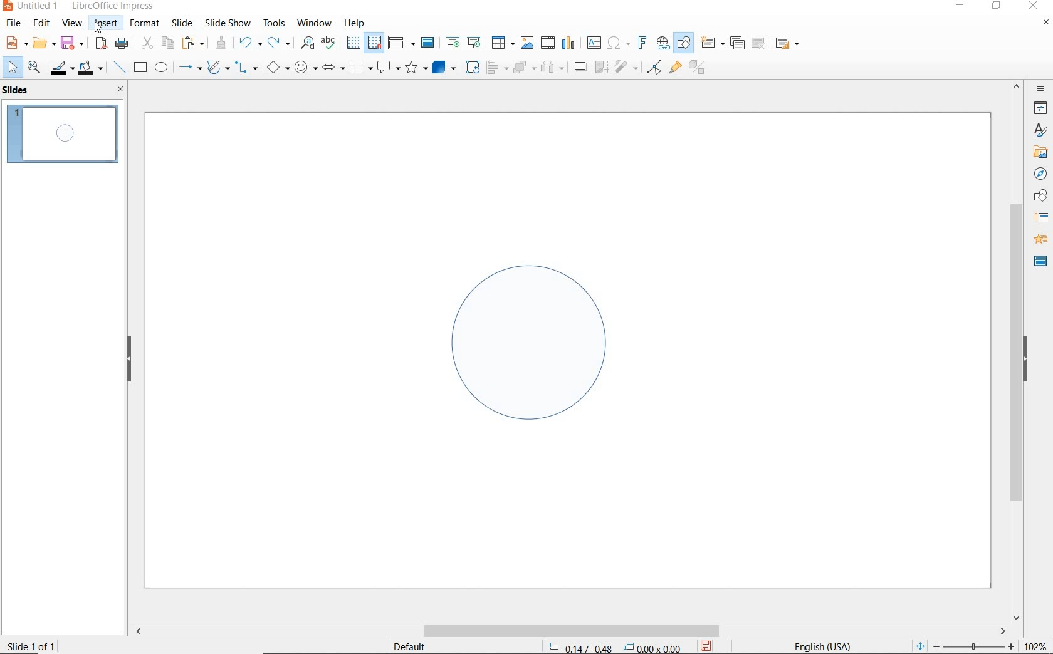  Describe the element at coordinates (788, 44) in the screenshot. I see `slide layout` at that location.